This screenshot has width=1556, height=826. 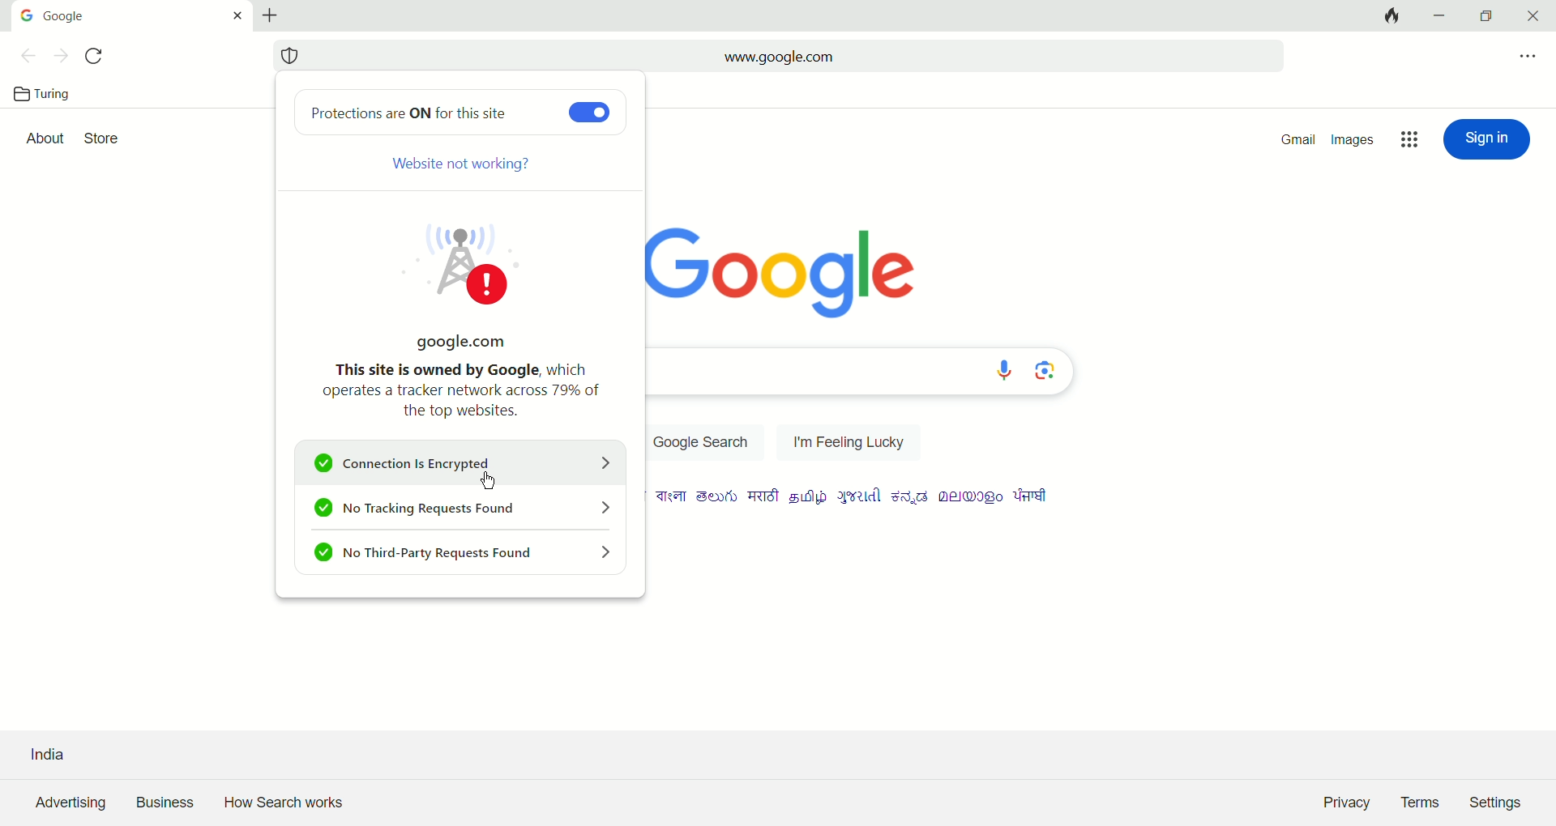 I want to click on refersh, so click(x=98, y=57).